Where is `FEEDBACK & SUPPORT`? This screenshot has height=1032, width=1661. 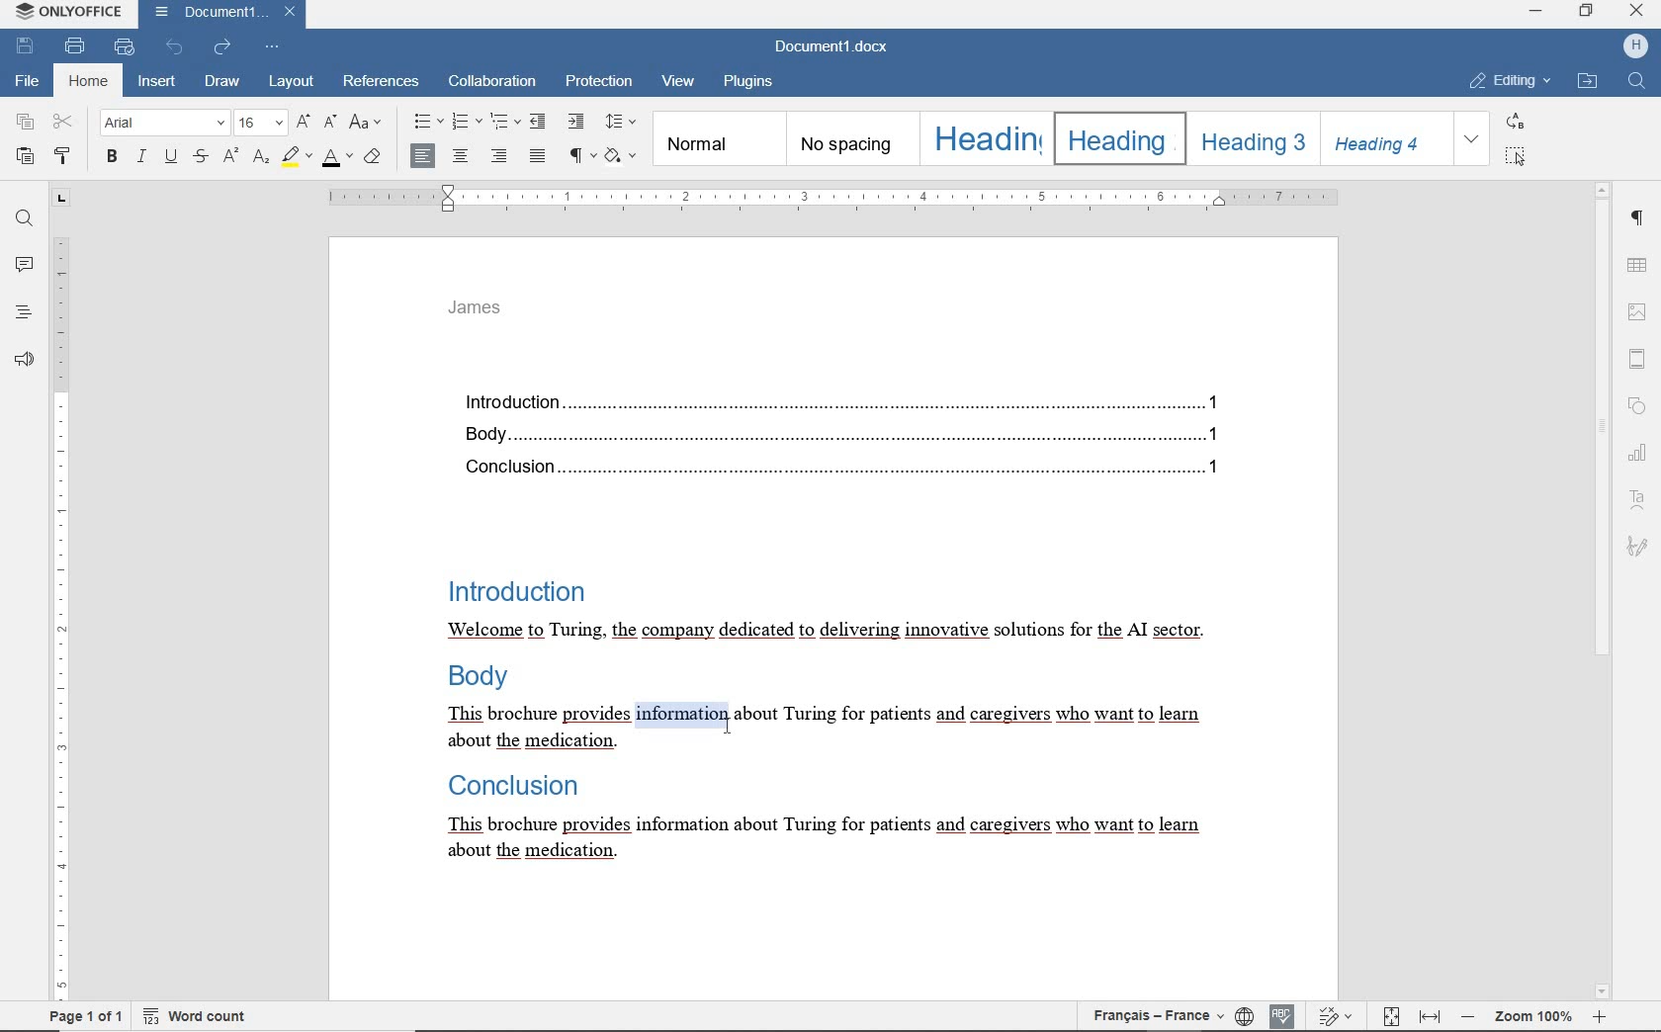
FEEDBACK & SUPPORT is located at coordinates (24, 356).